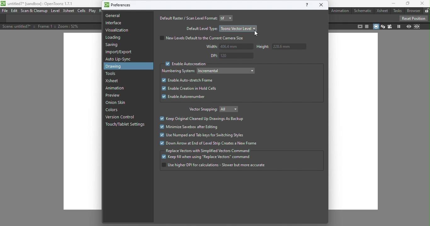 The width and height of the screenshot is (430, 226). I want to click on Animation, so click(116, 89).